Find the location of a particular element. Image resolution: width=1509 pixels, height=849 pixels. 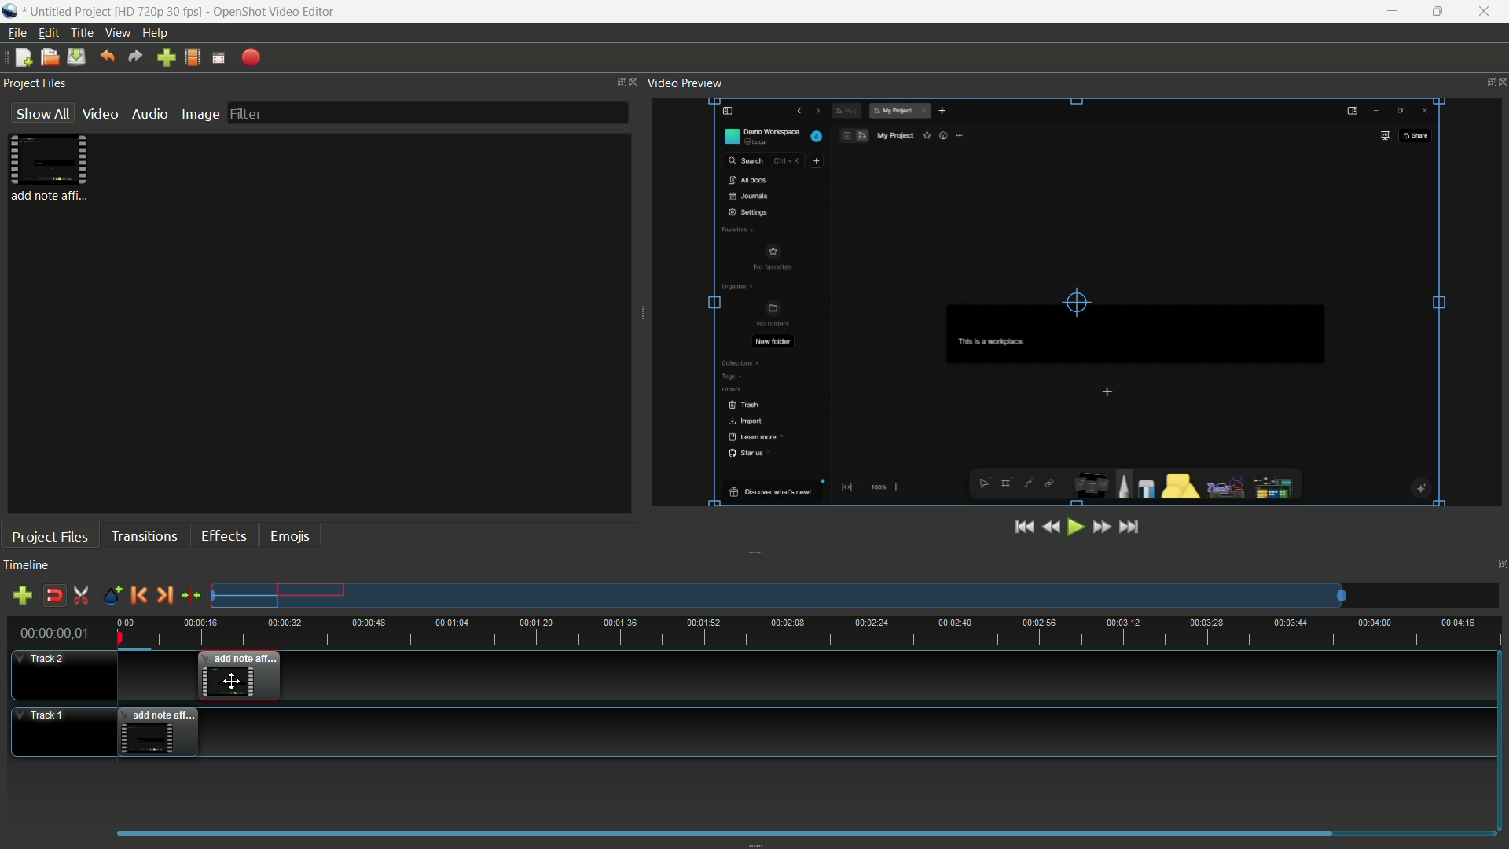

center the timeline on the playhead is located at coordinates (191, 594).